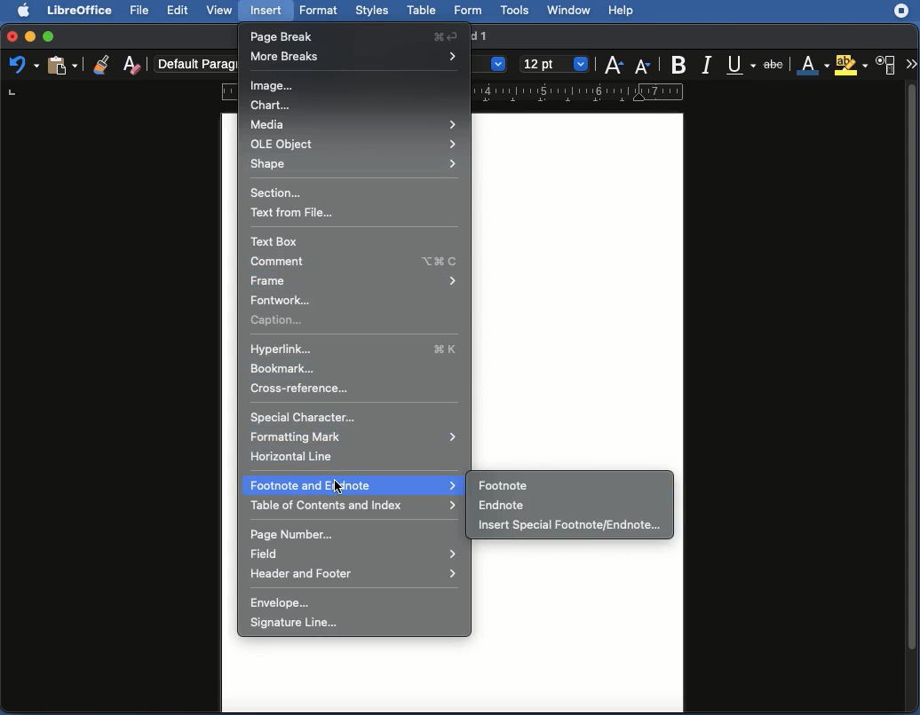 This screenshot has height=715, width=920. What do you see at coordinates (645, 63) in the screenshot?
I see `Decrease size` at bounding box center [645, 63].